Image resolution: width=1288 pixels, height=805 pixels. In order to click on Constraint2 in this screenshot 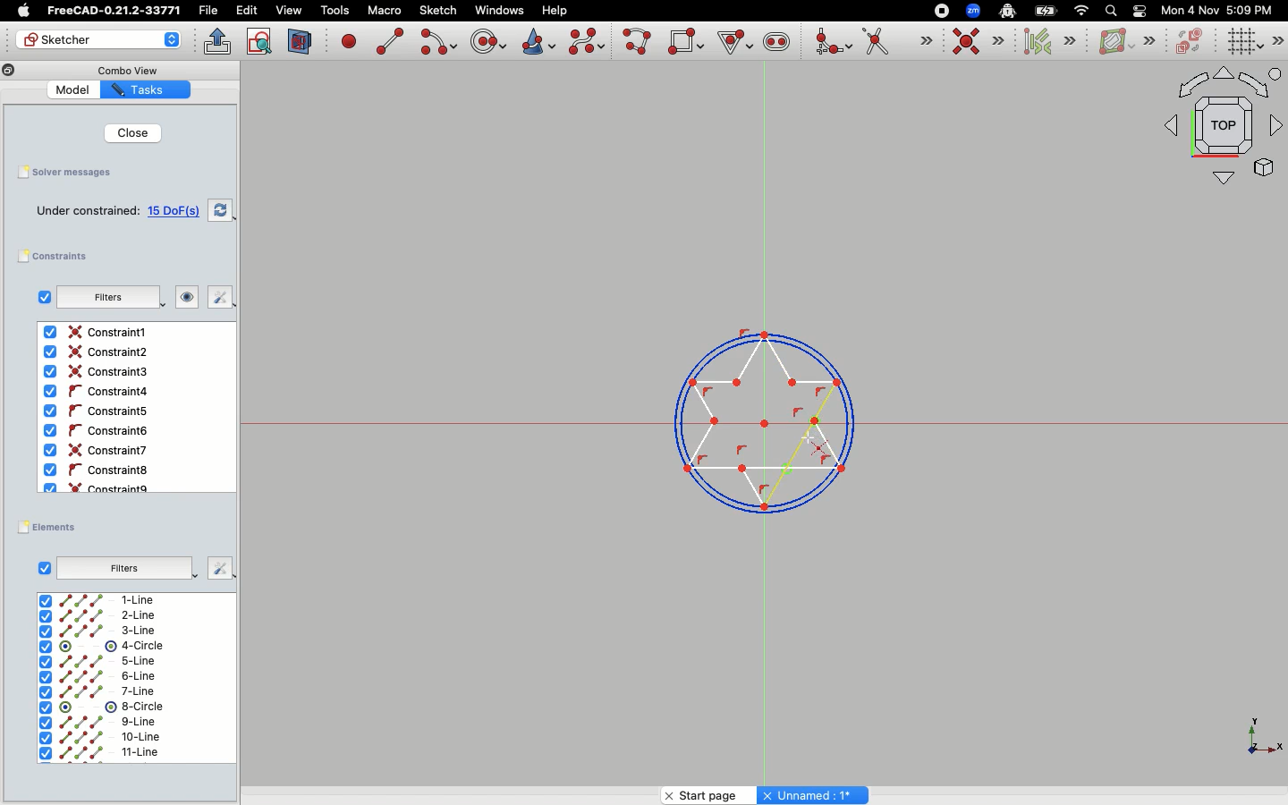, I will do `click(100, 352)`.